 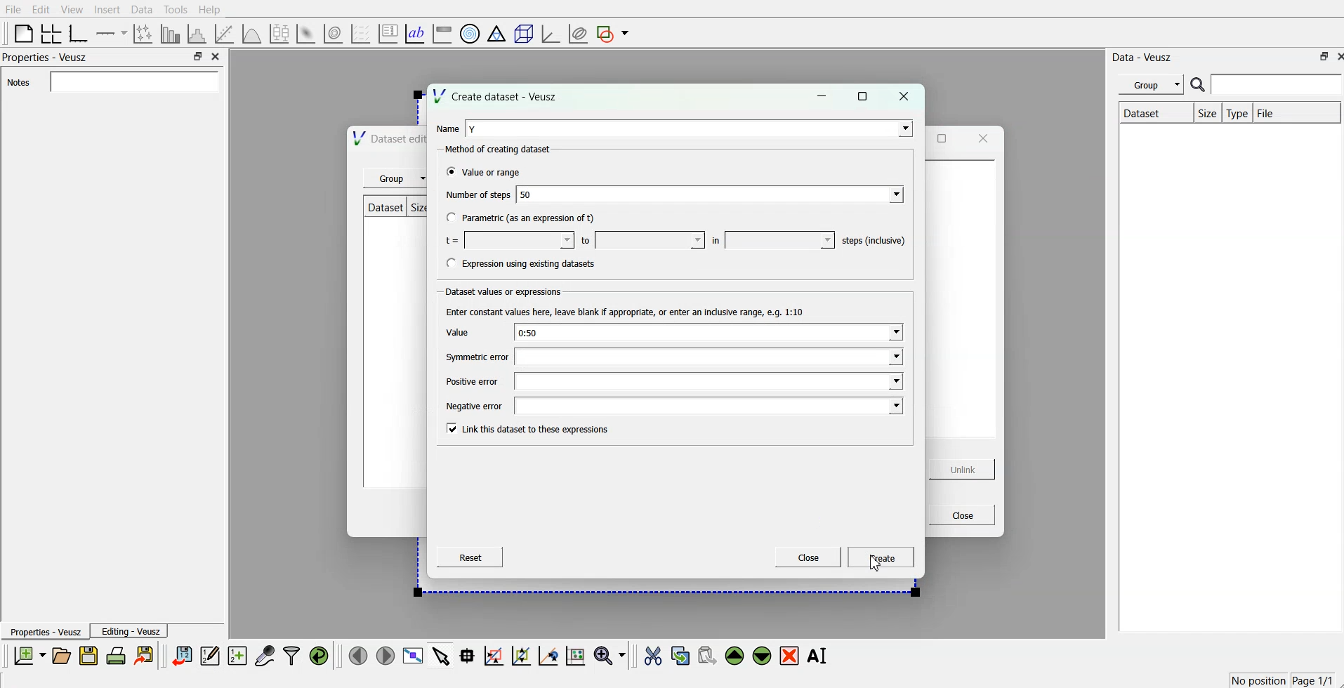 What do you see at coordinates (711, 195) in the screenshot?
I see `50` at bounding box center [711, 195].